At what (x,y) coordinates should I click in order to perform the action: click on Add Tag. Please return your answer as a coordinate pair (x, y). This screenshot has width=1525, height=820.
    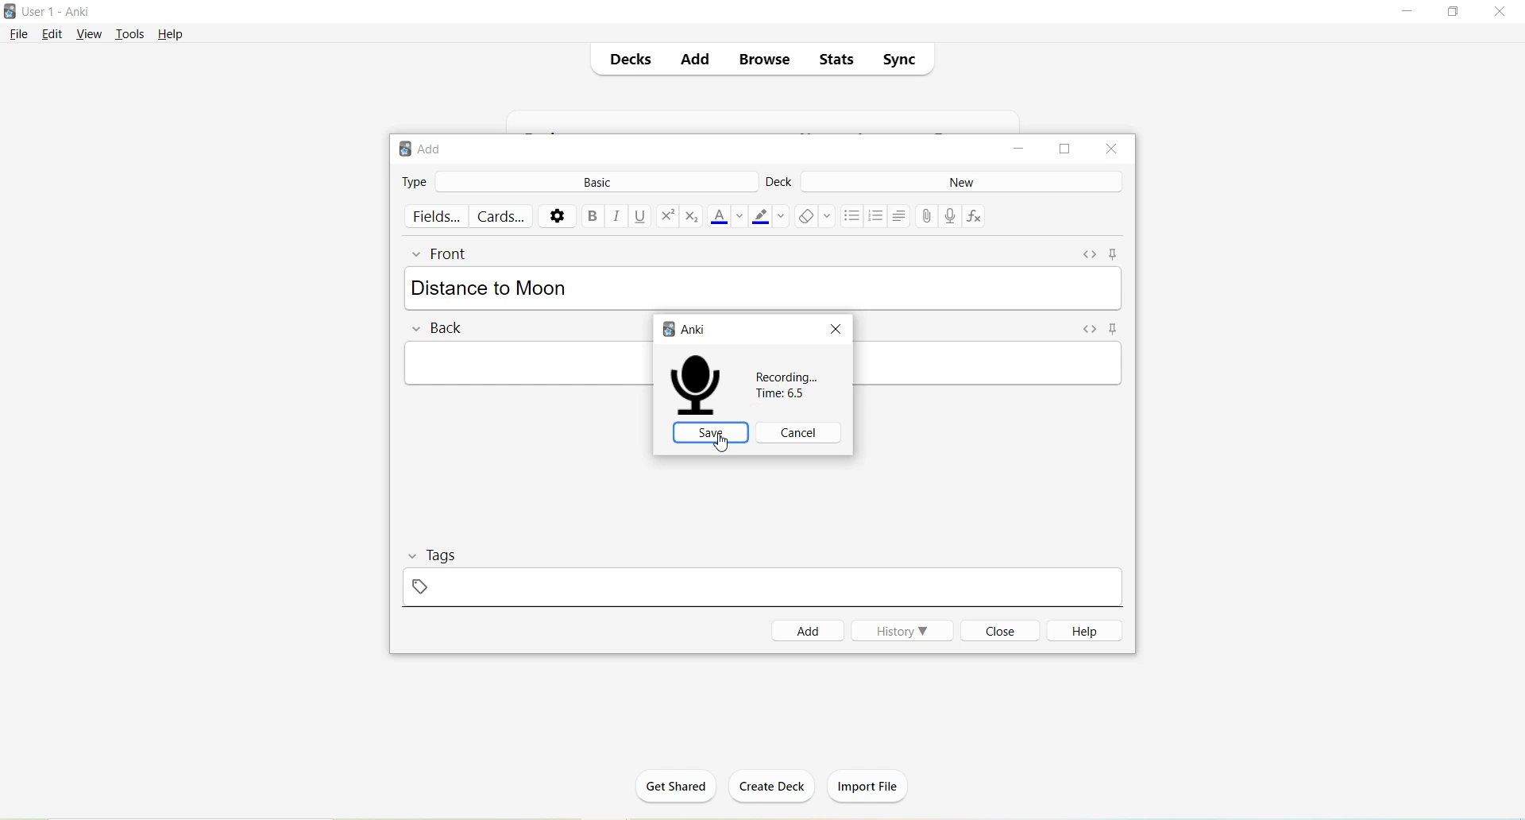
    Looking at the image, I should click on (422, 586).